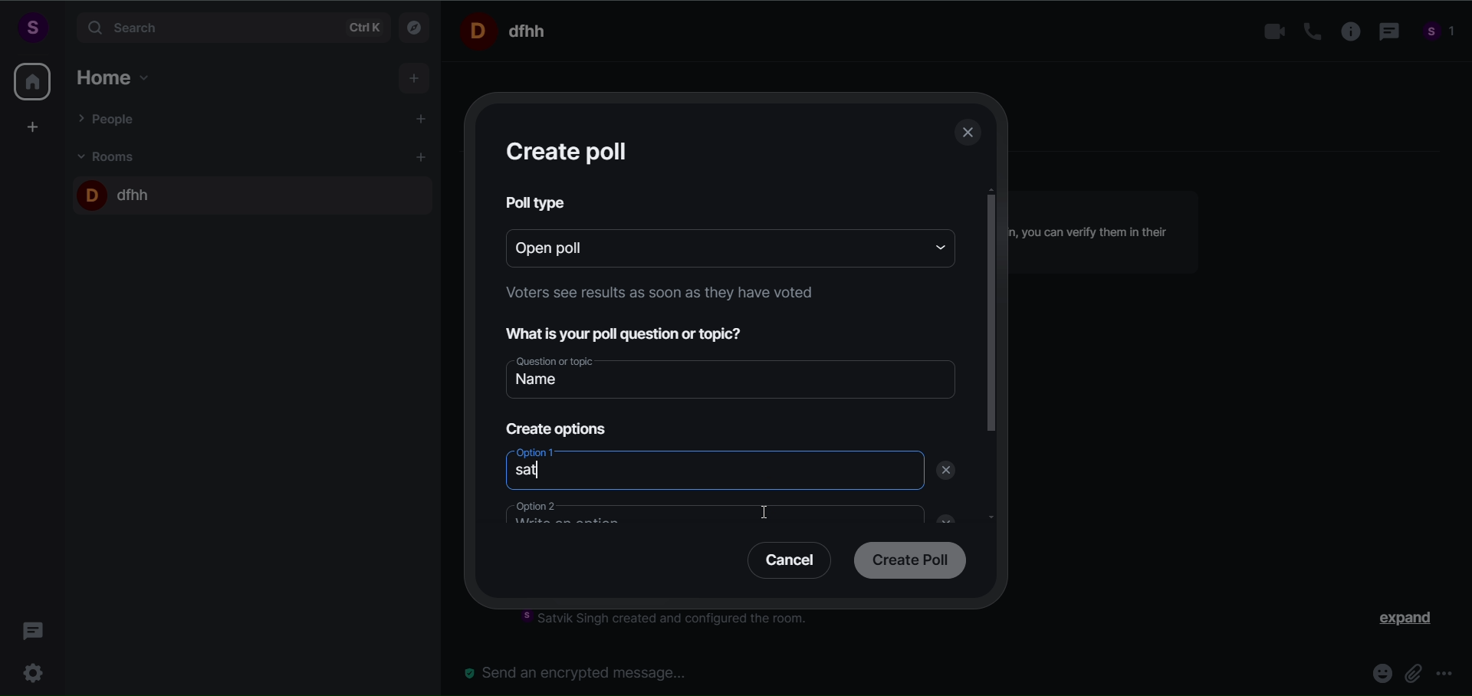 The height and width of the screenshot is (696, 1472). I want to click on people, so click(1440, 34).